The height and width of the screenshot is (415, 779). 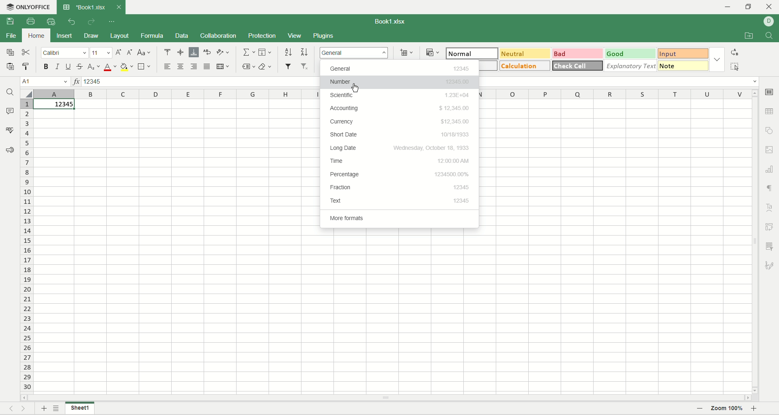 What do you see at coordinates (630, 53) in the screenshot?
I see `good` at bounding box center [630, 53].